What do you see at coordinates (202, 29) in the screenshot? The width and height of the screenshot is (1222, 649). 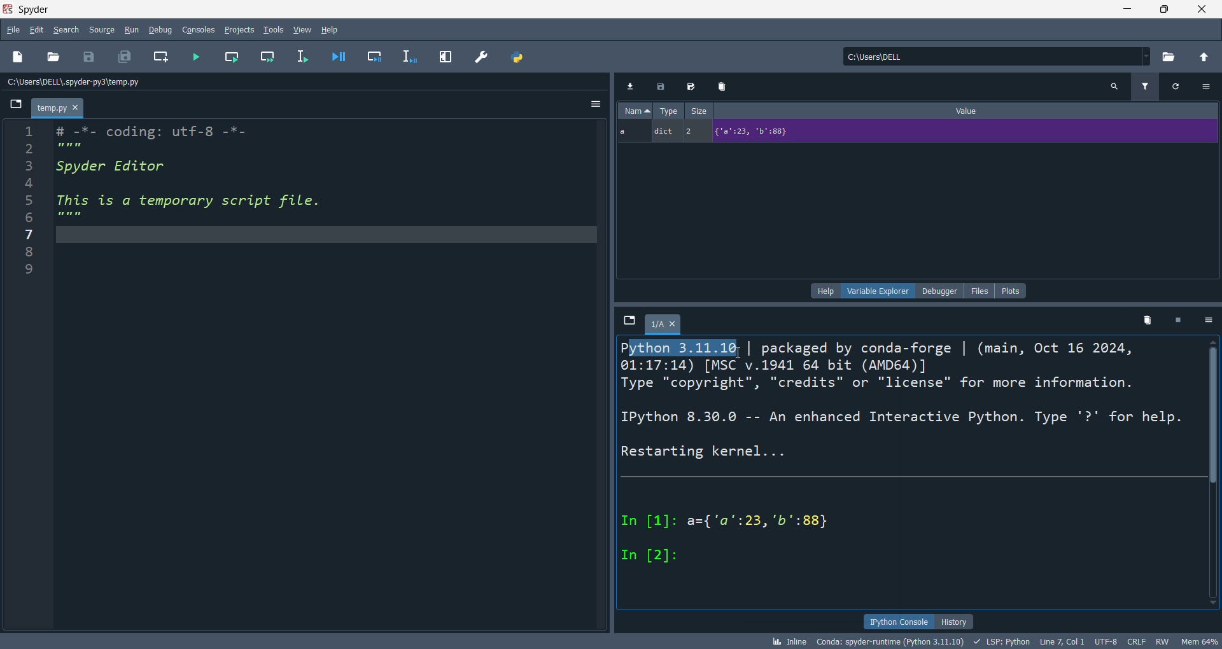 I see `consoles` at bounding box center [202, 29].